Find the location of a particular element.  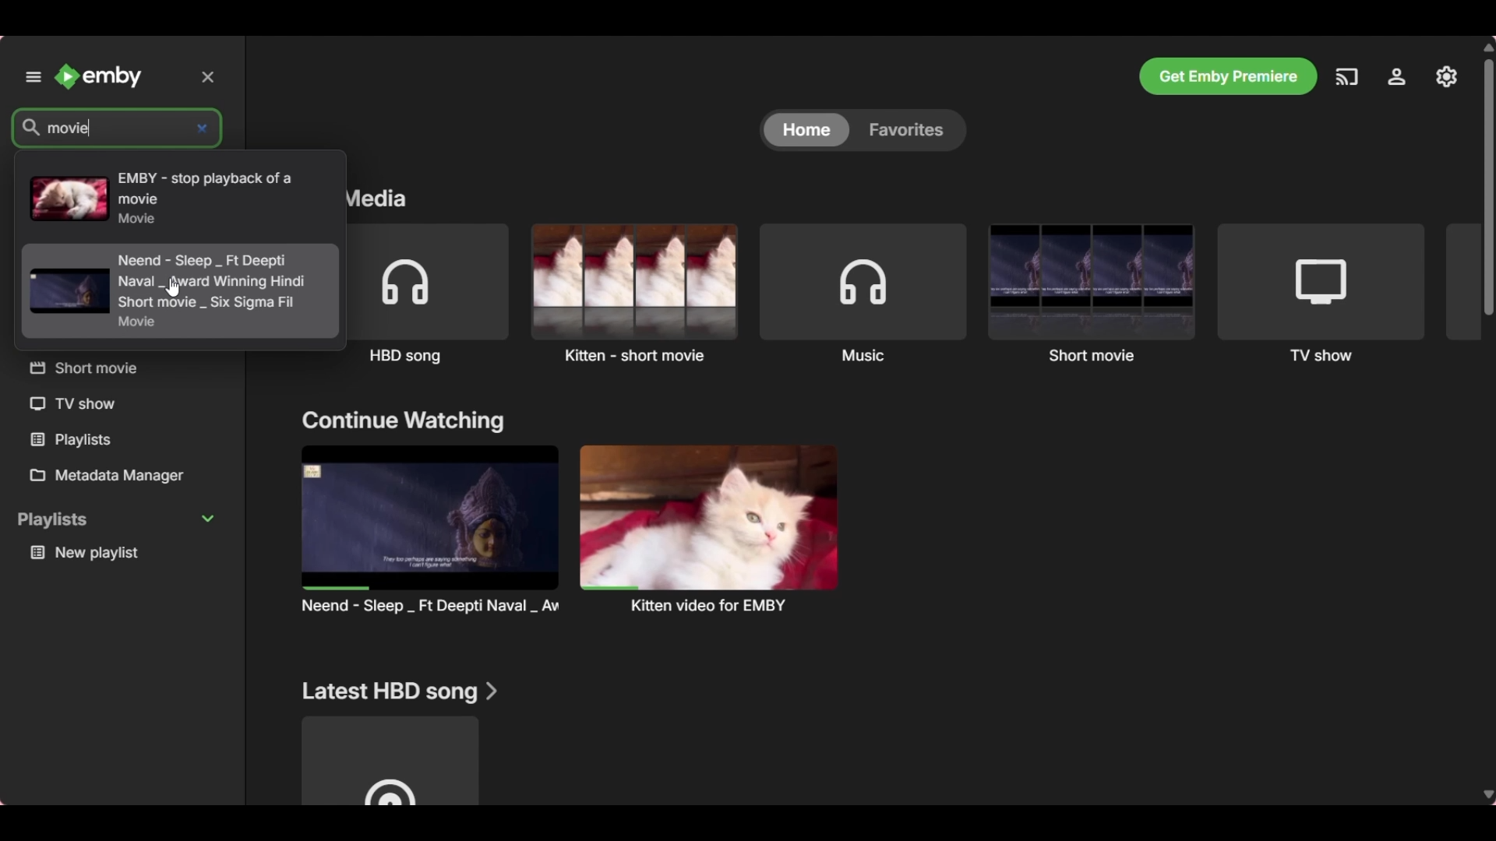

Unpin left panel is located at coordinates (34, 76).